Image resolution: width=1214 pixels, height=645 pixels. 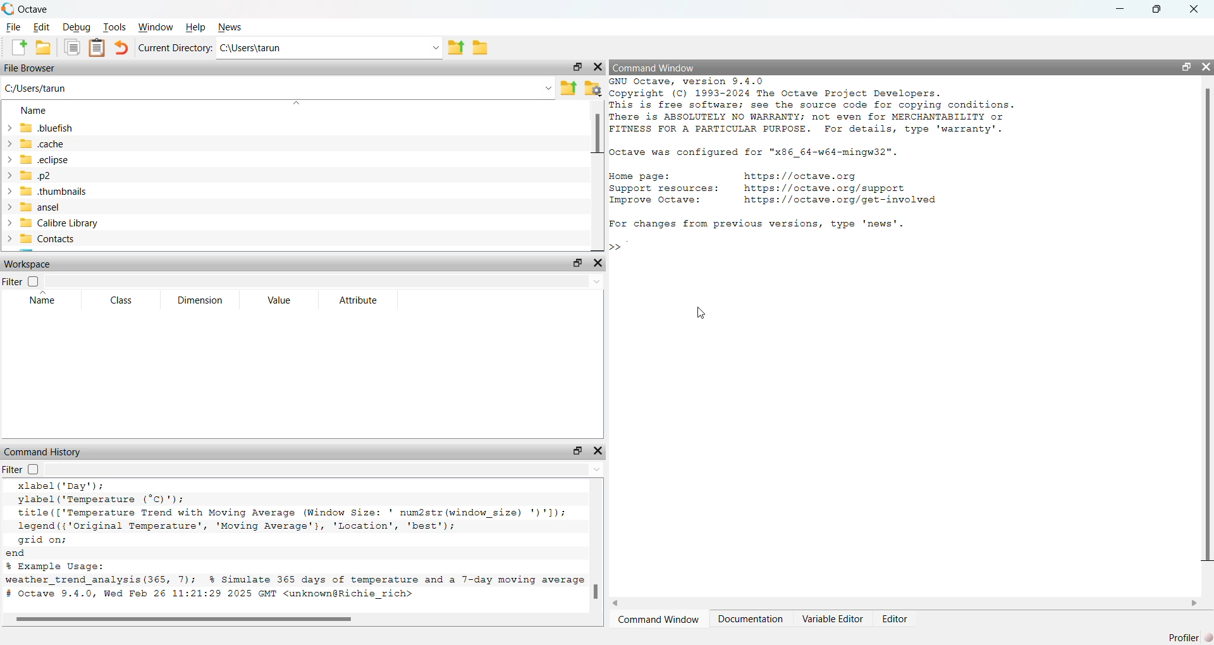 What do you see at coordinates (1206, 328) in the screenshot?
I see `scroll bar` at bounding box center [1206, 328].